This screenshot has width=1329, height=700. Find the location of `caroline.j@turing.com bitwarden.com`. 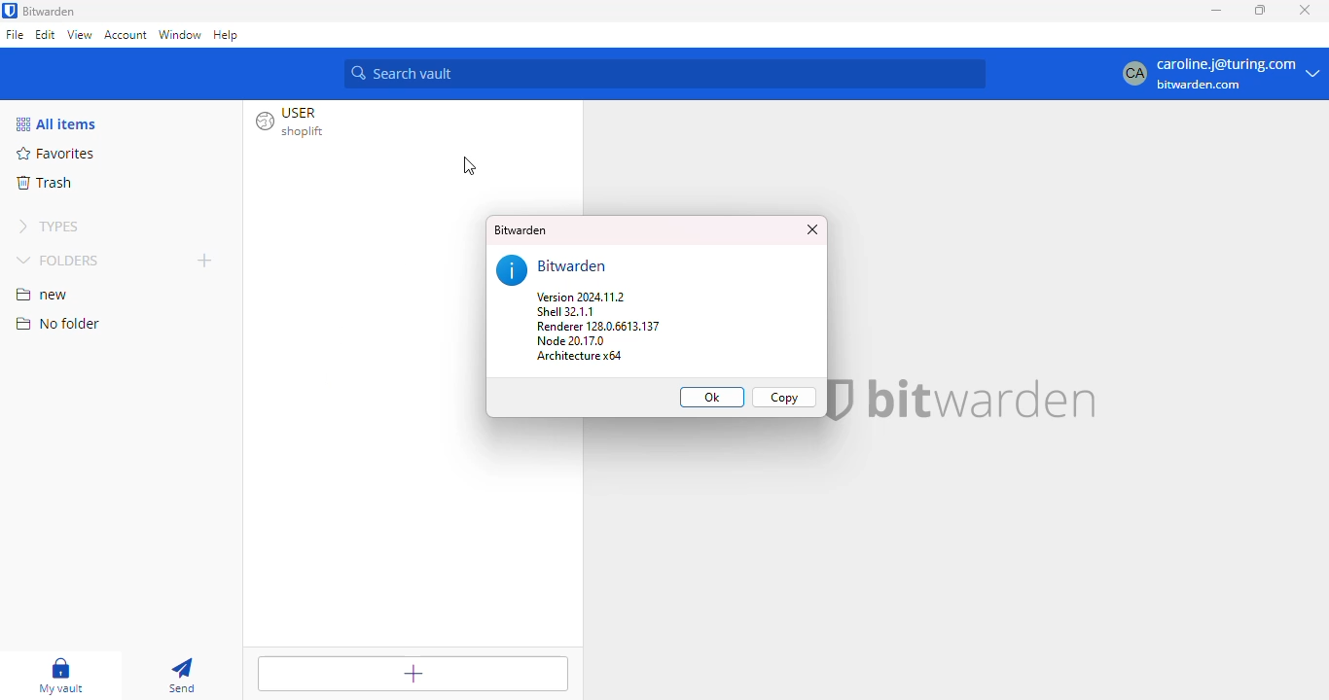

caroline.j@turing.com bitwarden.com is located at coordinates (1238, 75).